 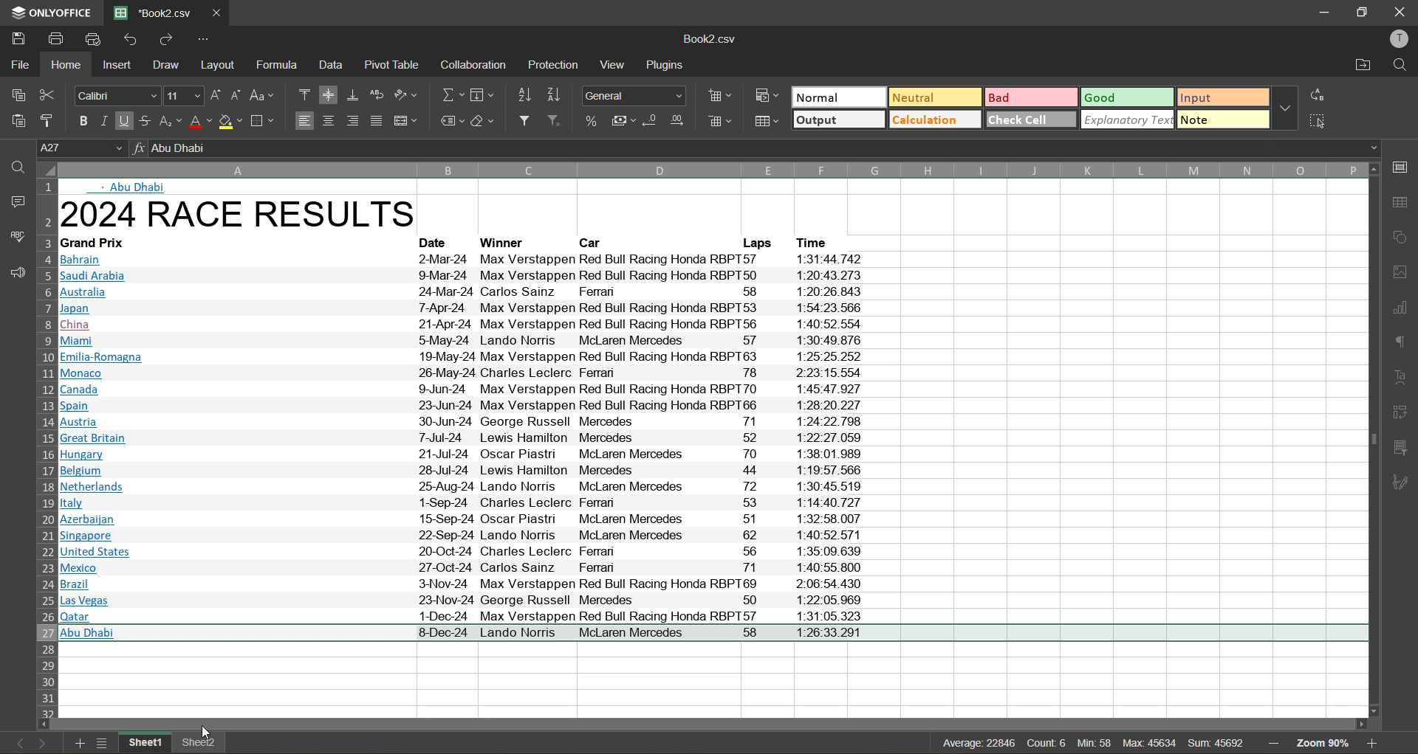 What do you see at coordinates (622, 121) in the screenshot?
I see `accounting` at bounding box center [622, 121].